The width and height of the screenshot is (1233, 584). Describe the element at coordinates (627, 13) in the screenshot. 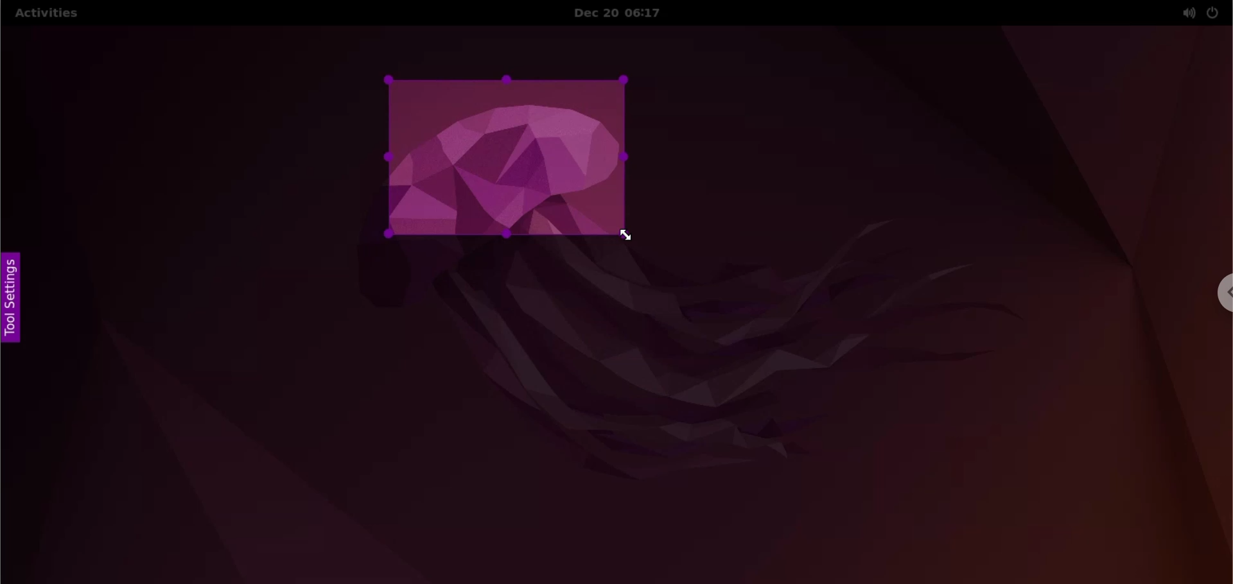

I see `Dec 20 06:17` at that location.